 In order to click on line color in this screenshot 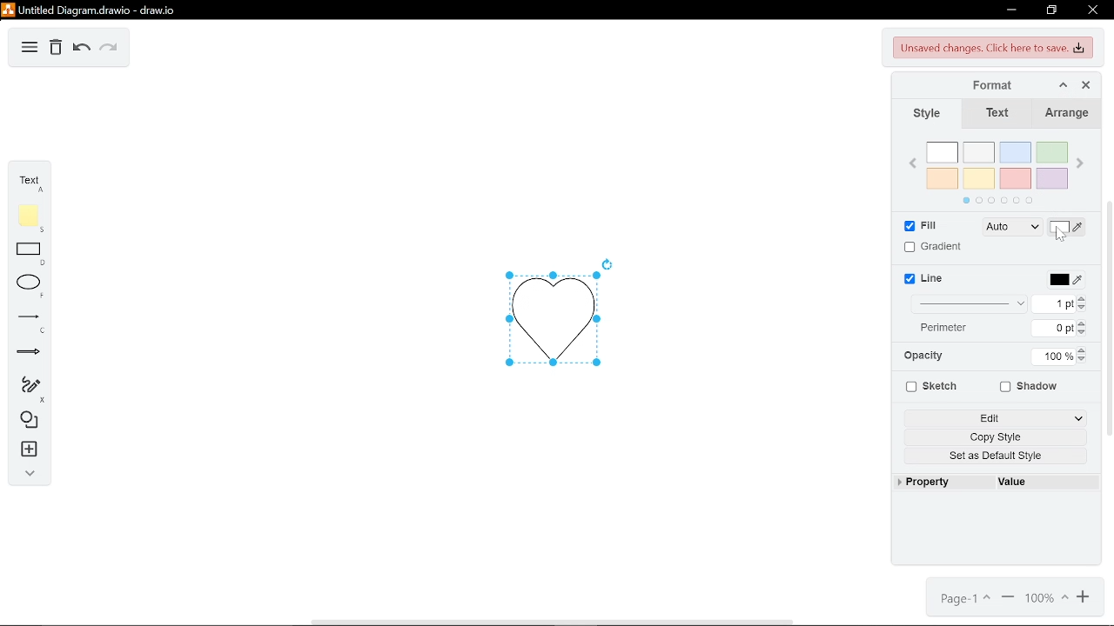, I will do `click(1064, 279)`.